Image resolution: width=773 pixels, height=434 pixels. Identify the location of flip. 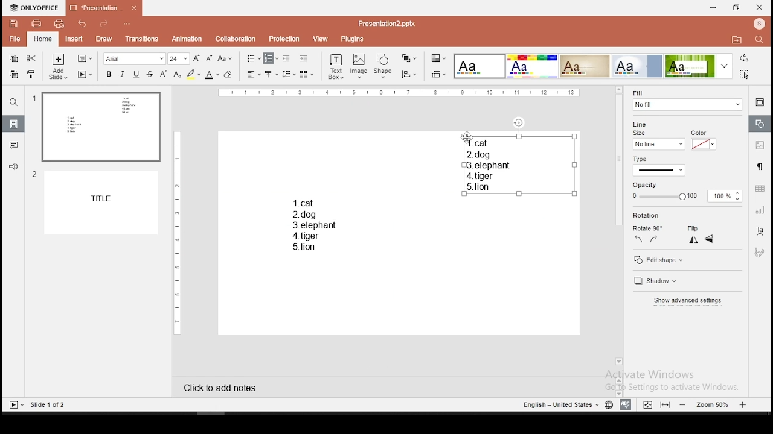
(694, 226).